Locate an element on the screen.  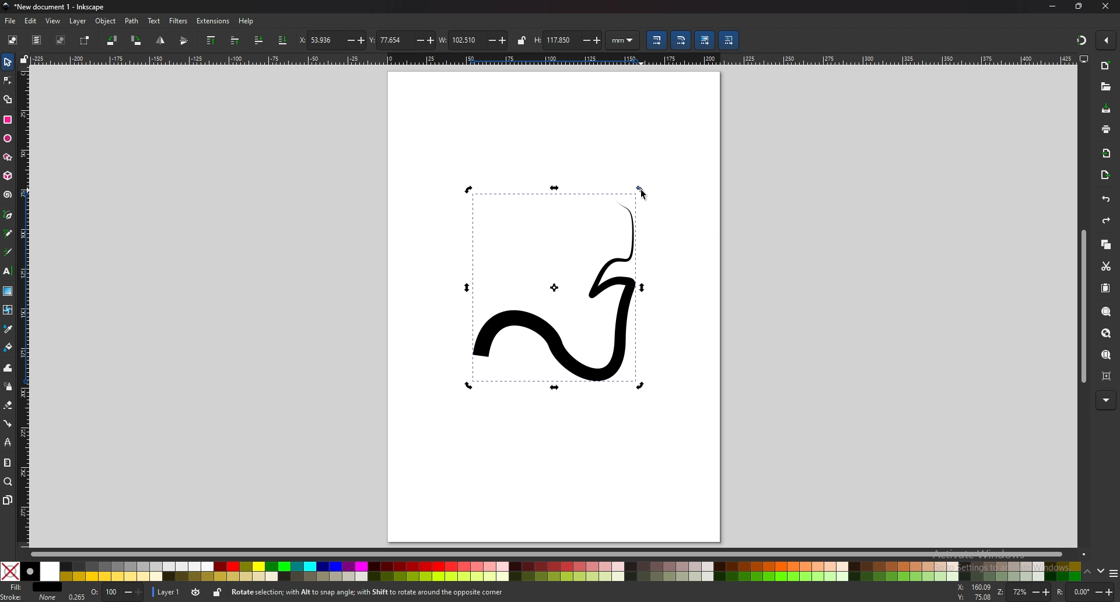
spiral is located at coordinates (8, 195).